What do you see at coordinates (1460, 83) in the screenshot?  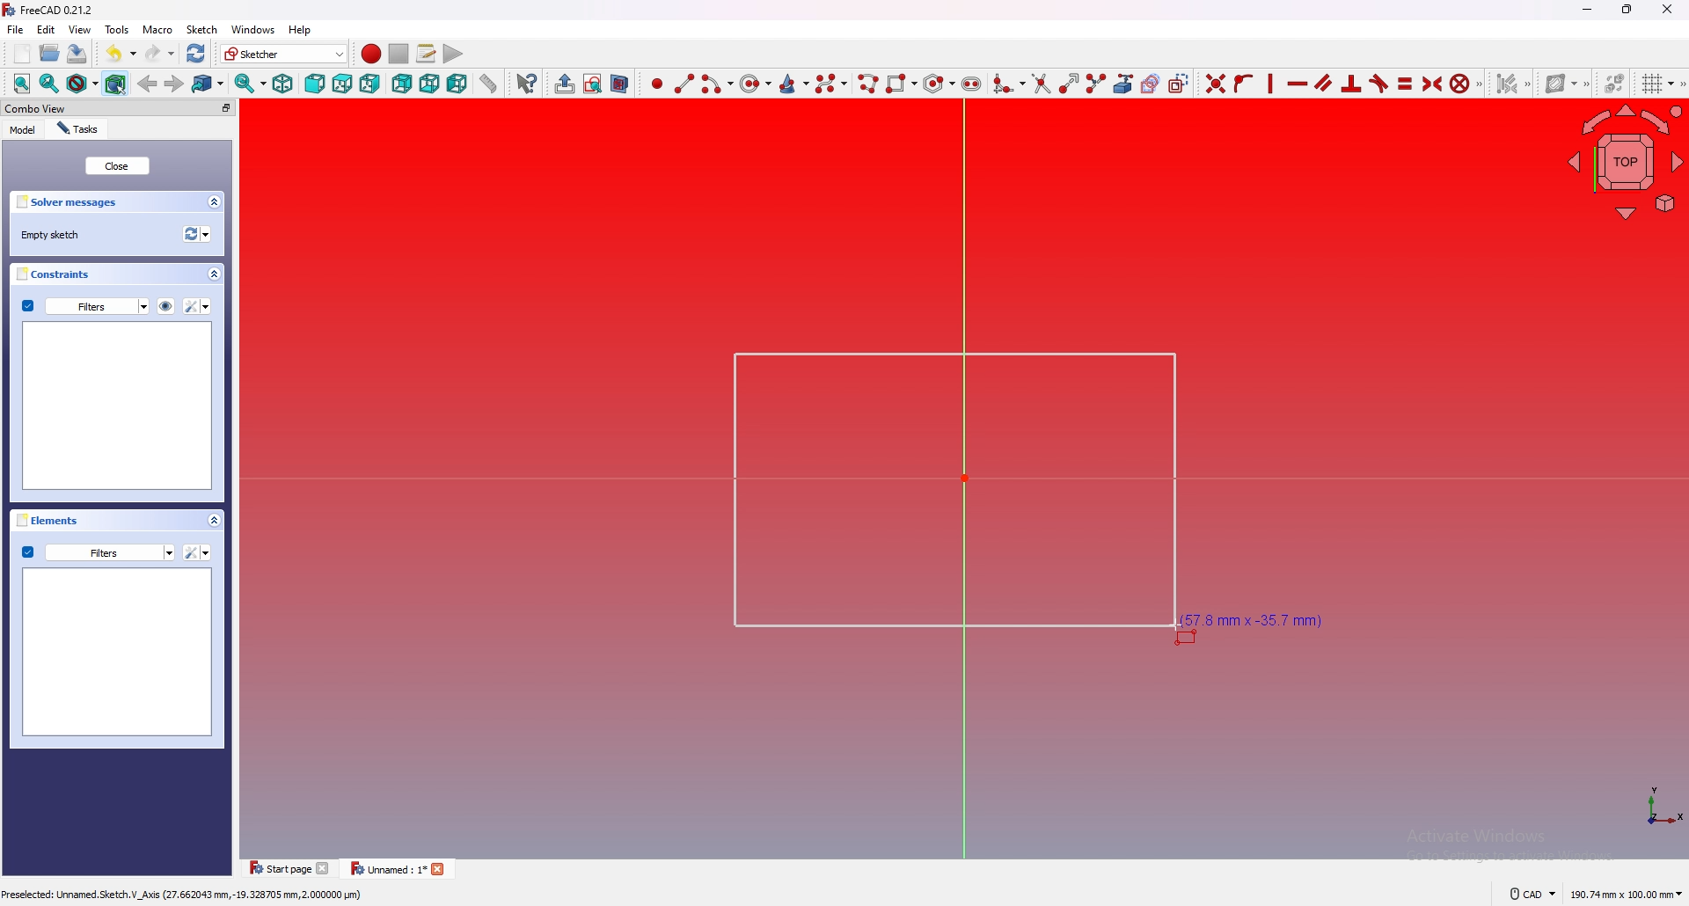 I see `constraint block` at bounding box center [1460, 83].